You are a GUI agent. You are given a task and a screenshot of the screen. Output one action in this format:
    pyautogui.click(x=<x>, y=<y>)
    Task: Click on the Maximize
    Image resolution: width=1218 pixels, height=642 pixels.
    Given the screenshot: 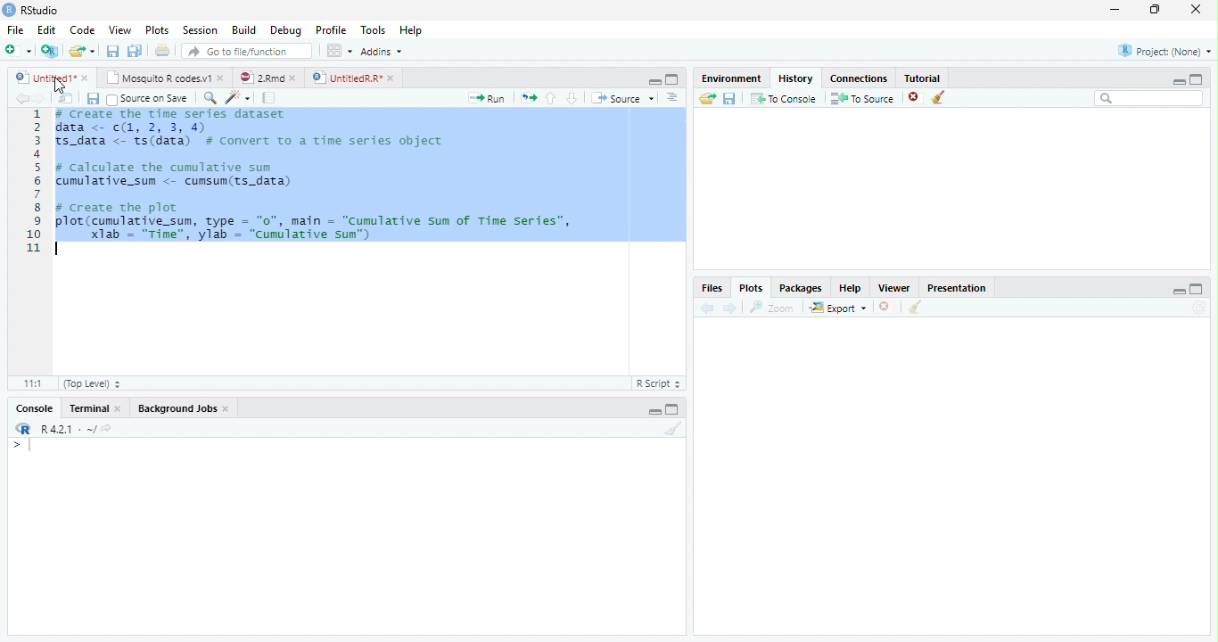 What is the action you would take?
    pyautogui.click(x=674, y=410)
    